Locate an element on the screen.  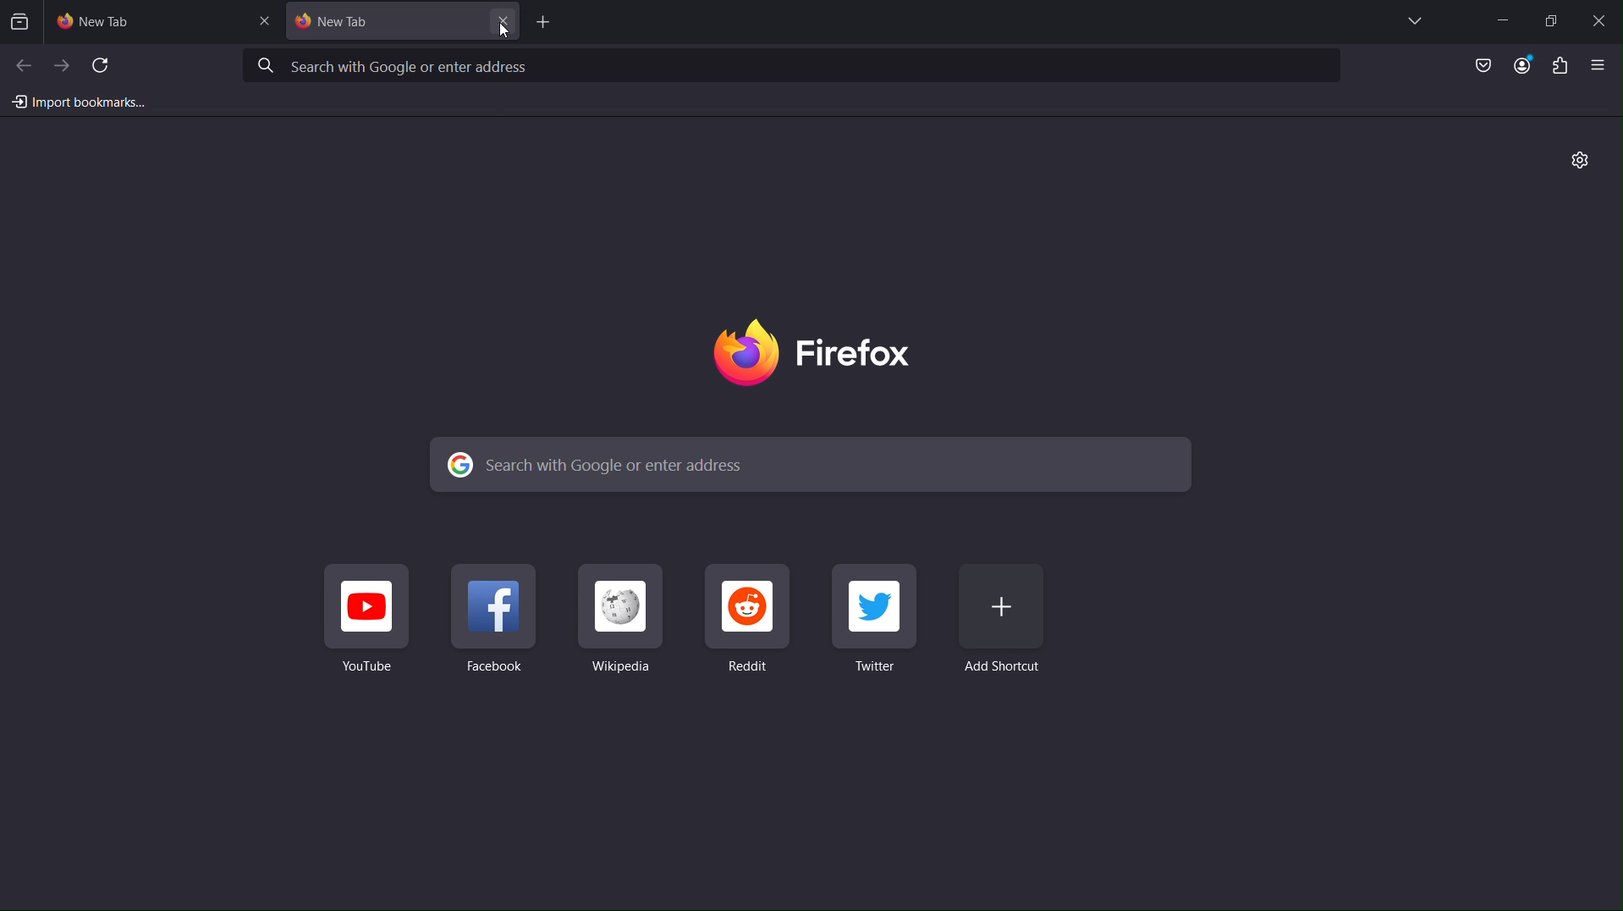
Next Tab is located at coordinates (60, 63).